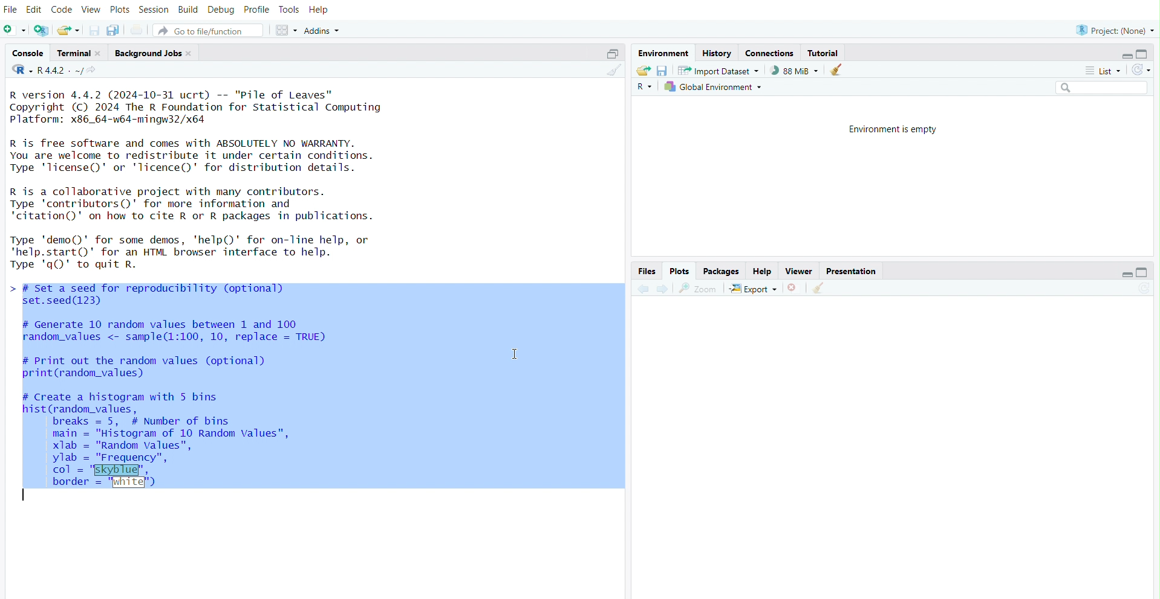  Describe the element at coordinates (794, 70) in the screenshot. I see `88 MiB` at that location.